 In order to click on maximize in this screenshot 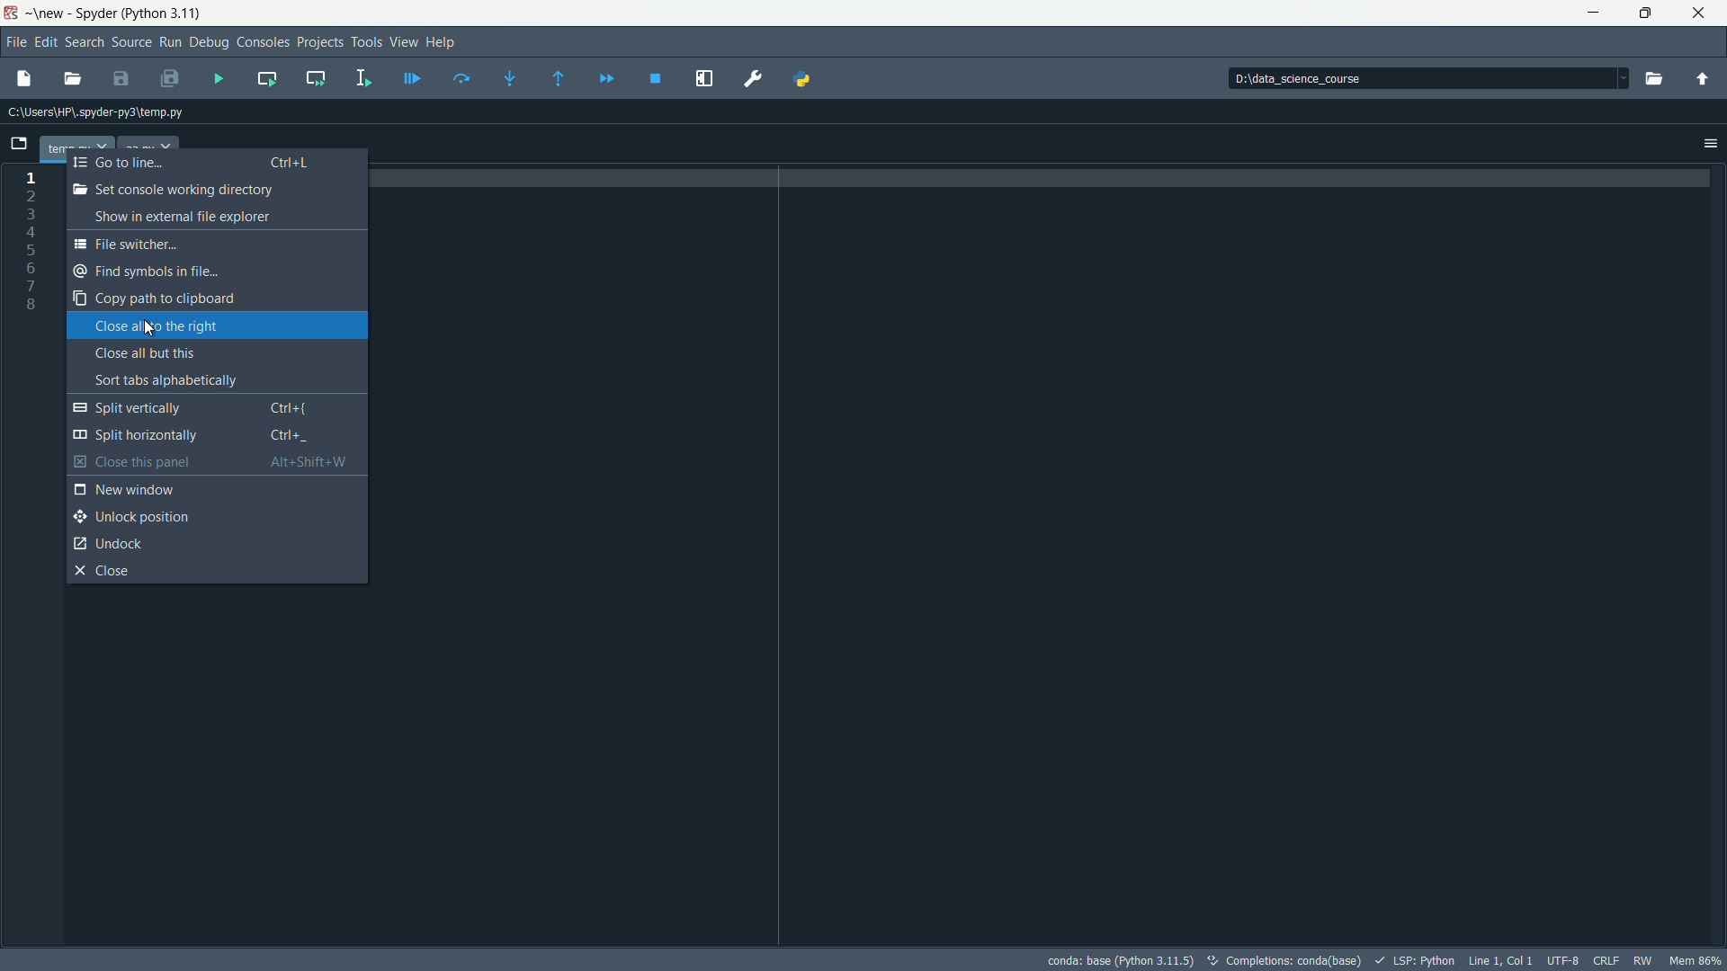, I will do `click(1642, 12)`.